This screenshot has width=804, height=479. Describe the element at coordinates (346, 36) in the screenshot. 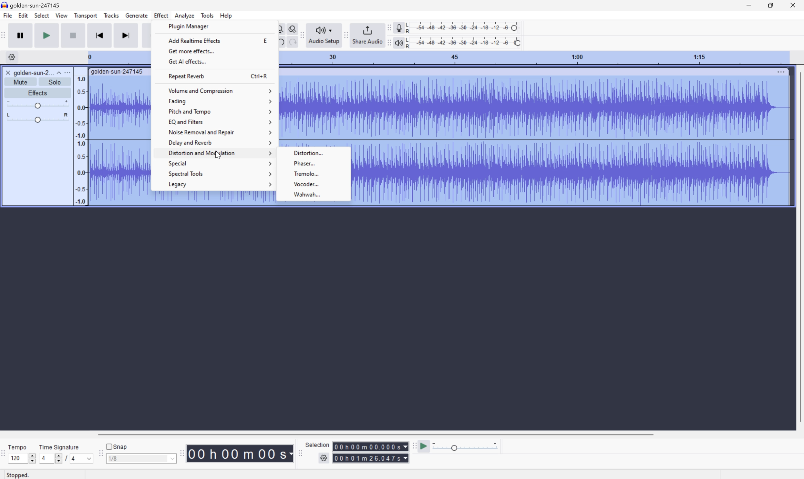

I see `Audacity share audio toolbar` at that location.